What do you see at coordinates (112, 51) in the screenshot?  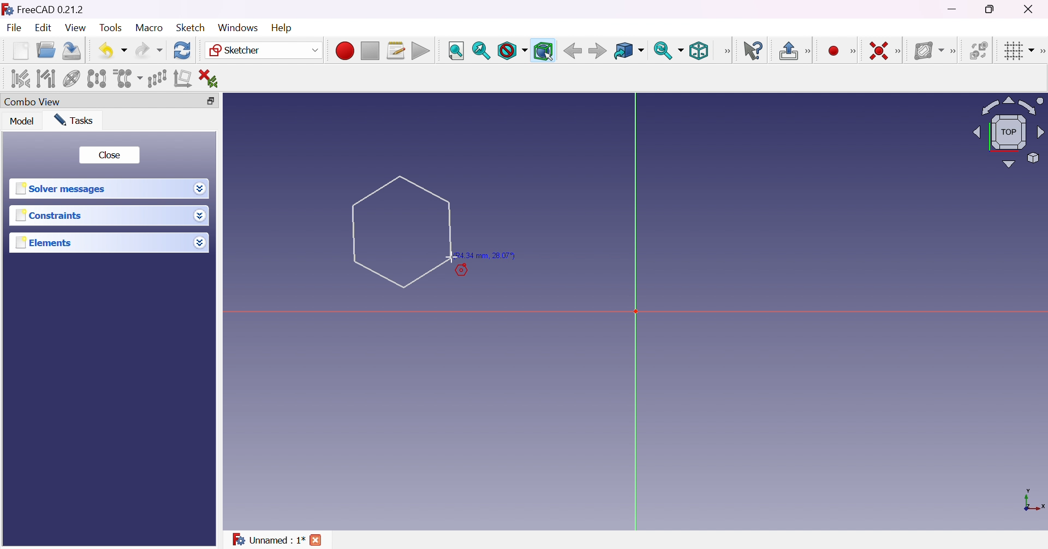 I see `Undo` at bounding box center [112, 51].